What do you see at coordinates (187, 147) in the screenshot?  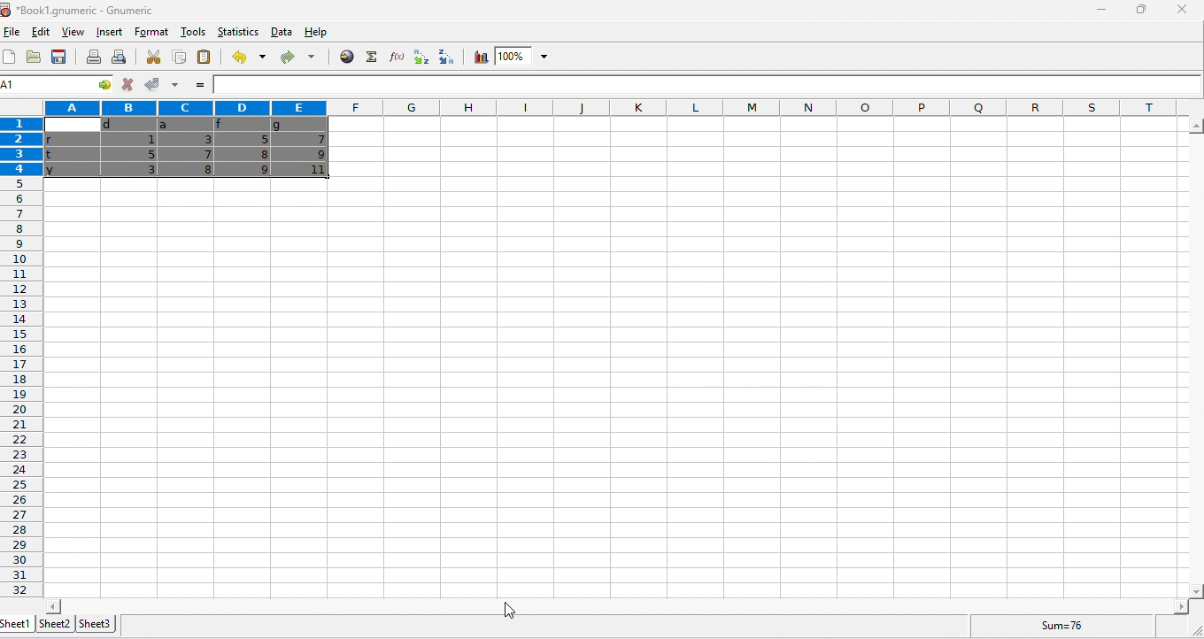 I see `dragged` at bounding box center [187, 147].